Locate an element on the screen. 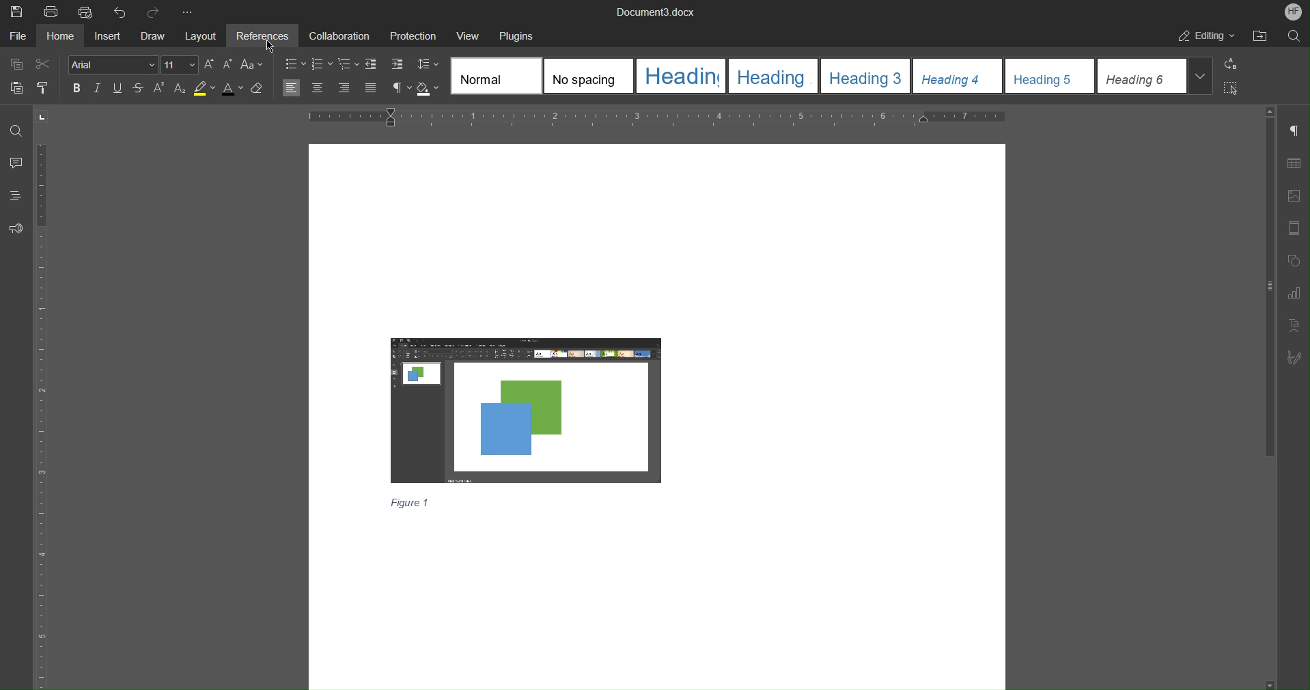  Increase indent is located at coordinates (395, 64).